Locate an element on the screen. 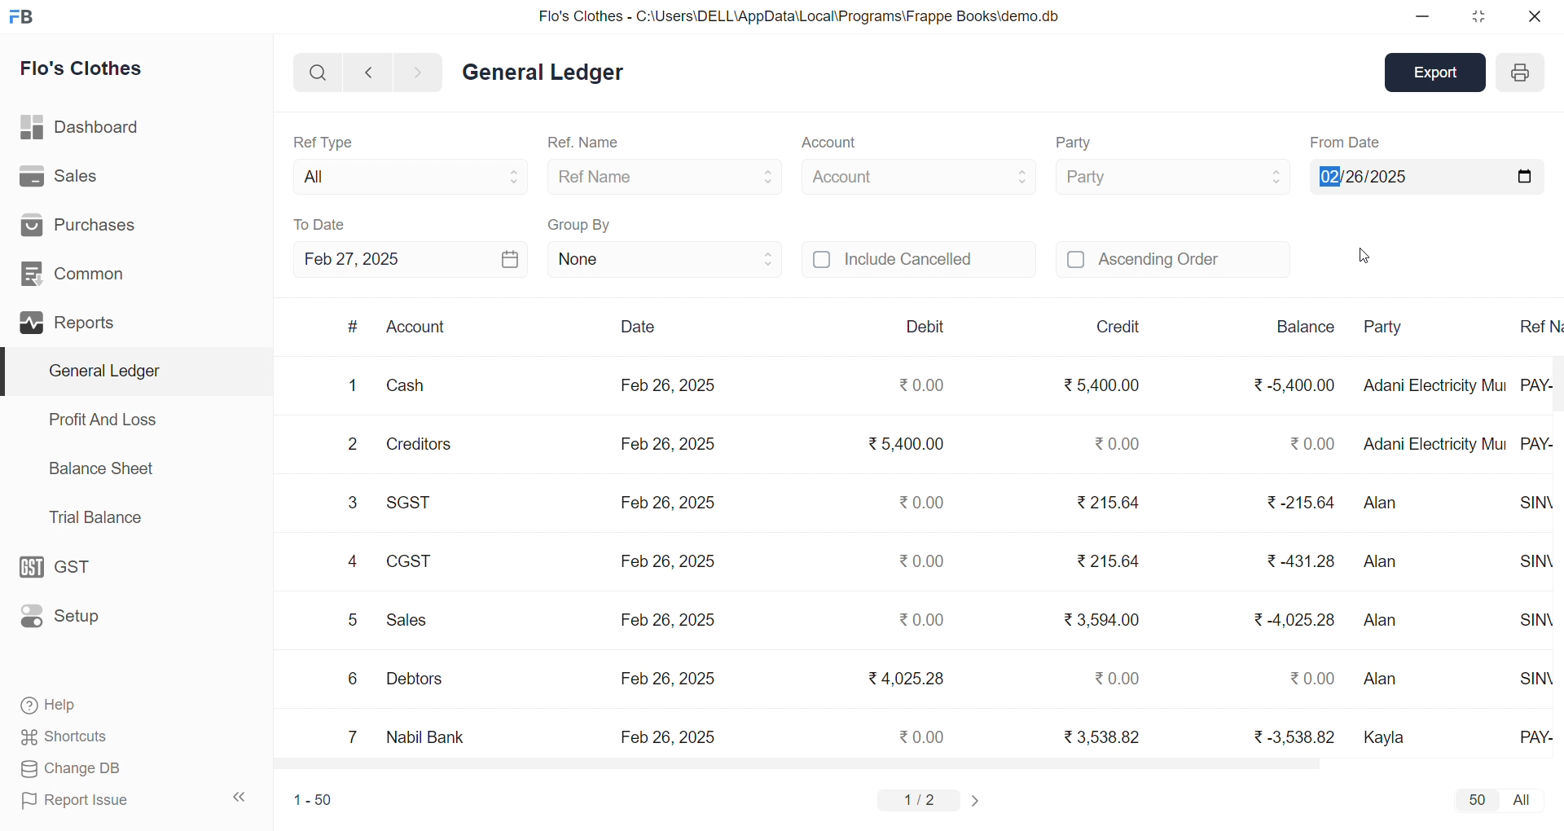 The height and width of the screenshot is (831, 1564). Group By is located at coordinates (580, 222).